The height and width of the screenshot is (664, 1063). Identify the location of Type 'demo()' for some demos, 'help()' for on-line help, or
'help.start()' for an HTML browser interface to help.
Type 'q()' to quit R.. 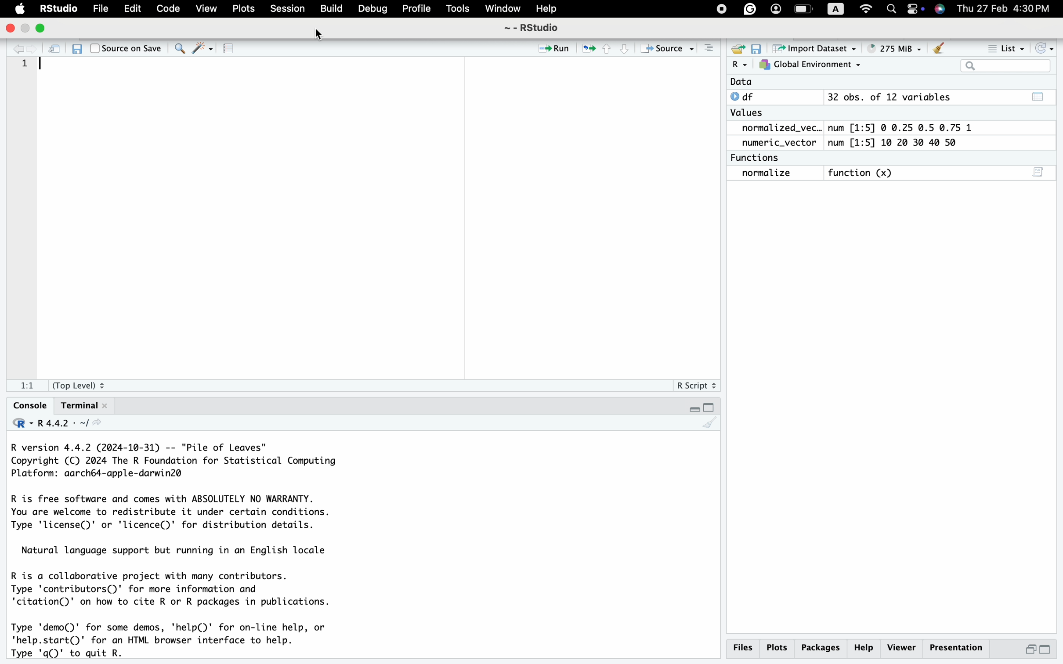
(183, 640).